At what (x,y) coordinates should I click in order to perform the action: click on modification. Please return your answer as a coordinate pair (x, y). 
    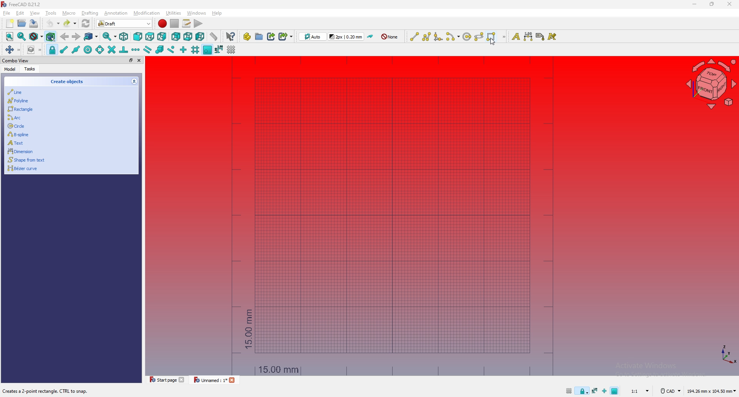
    Looking at the image, I should click on (147, 13).